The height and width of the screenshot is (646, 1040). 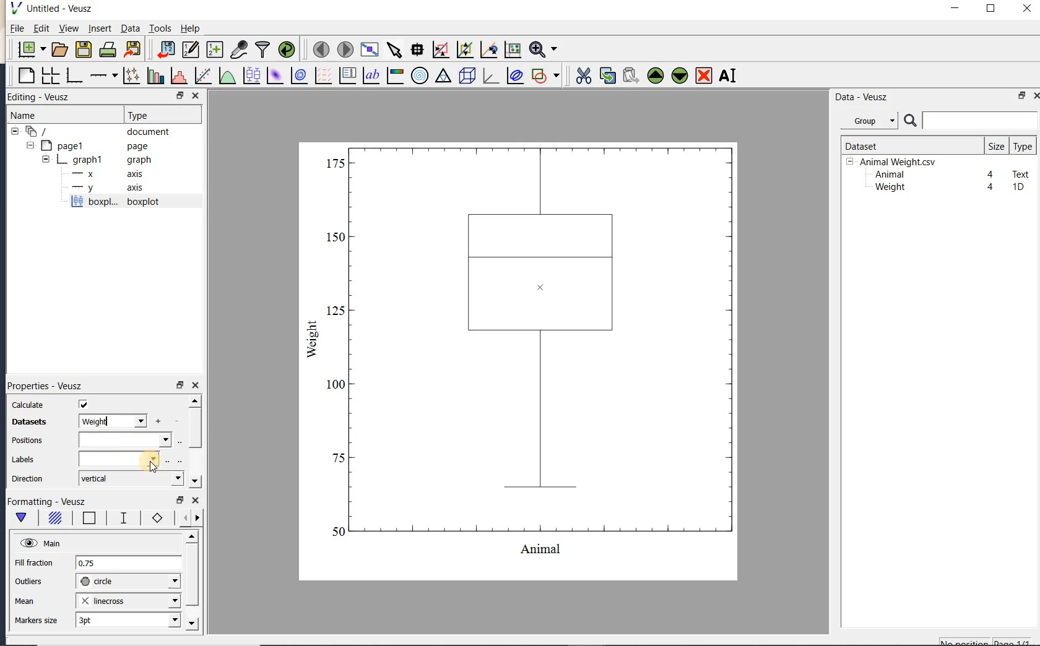 I want to click on markers border, so click(x=155, y=518).